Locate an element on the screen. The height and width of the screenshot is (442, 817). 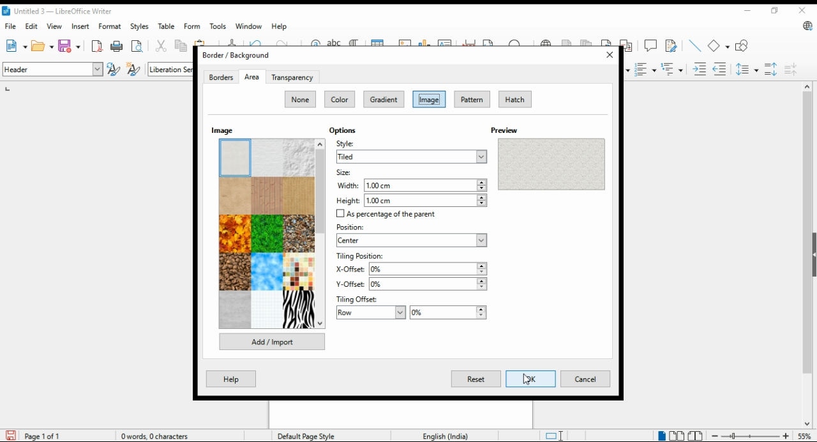
image option 7 is located at coordinates (234, 234).